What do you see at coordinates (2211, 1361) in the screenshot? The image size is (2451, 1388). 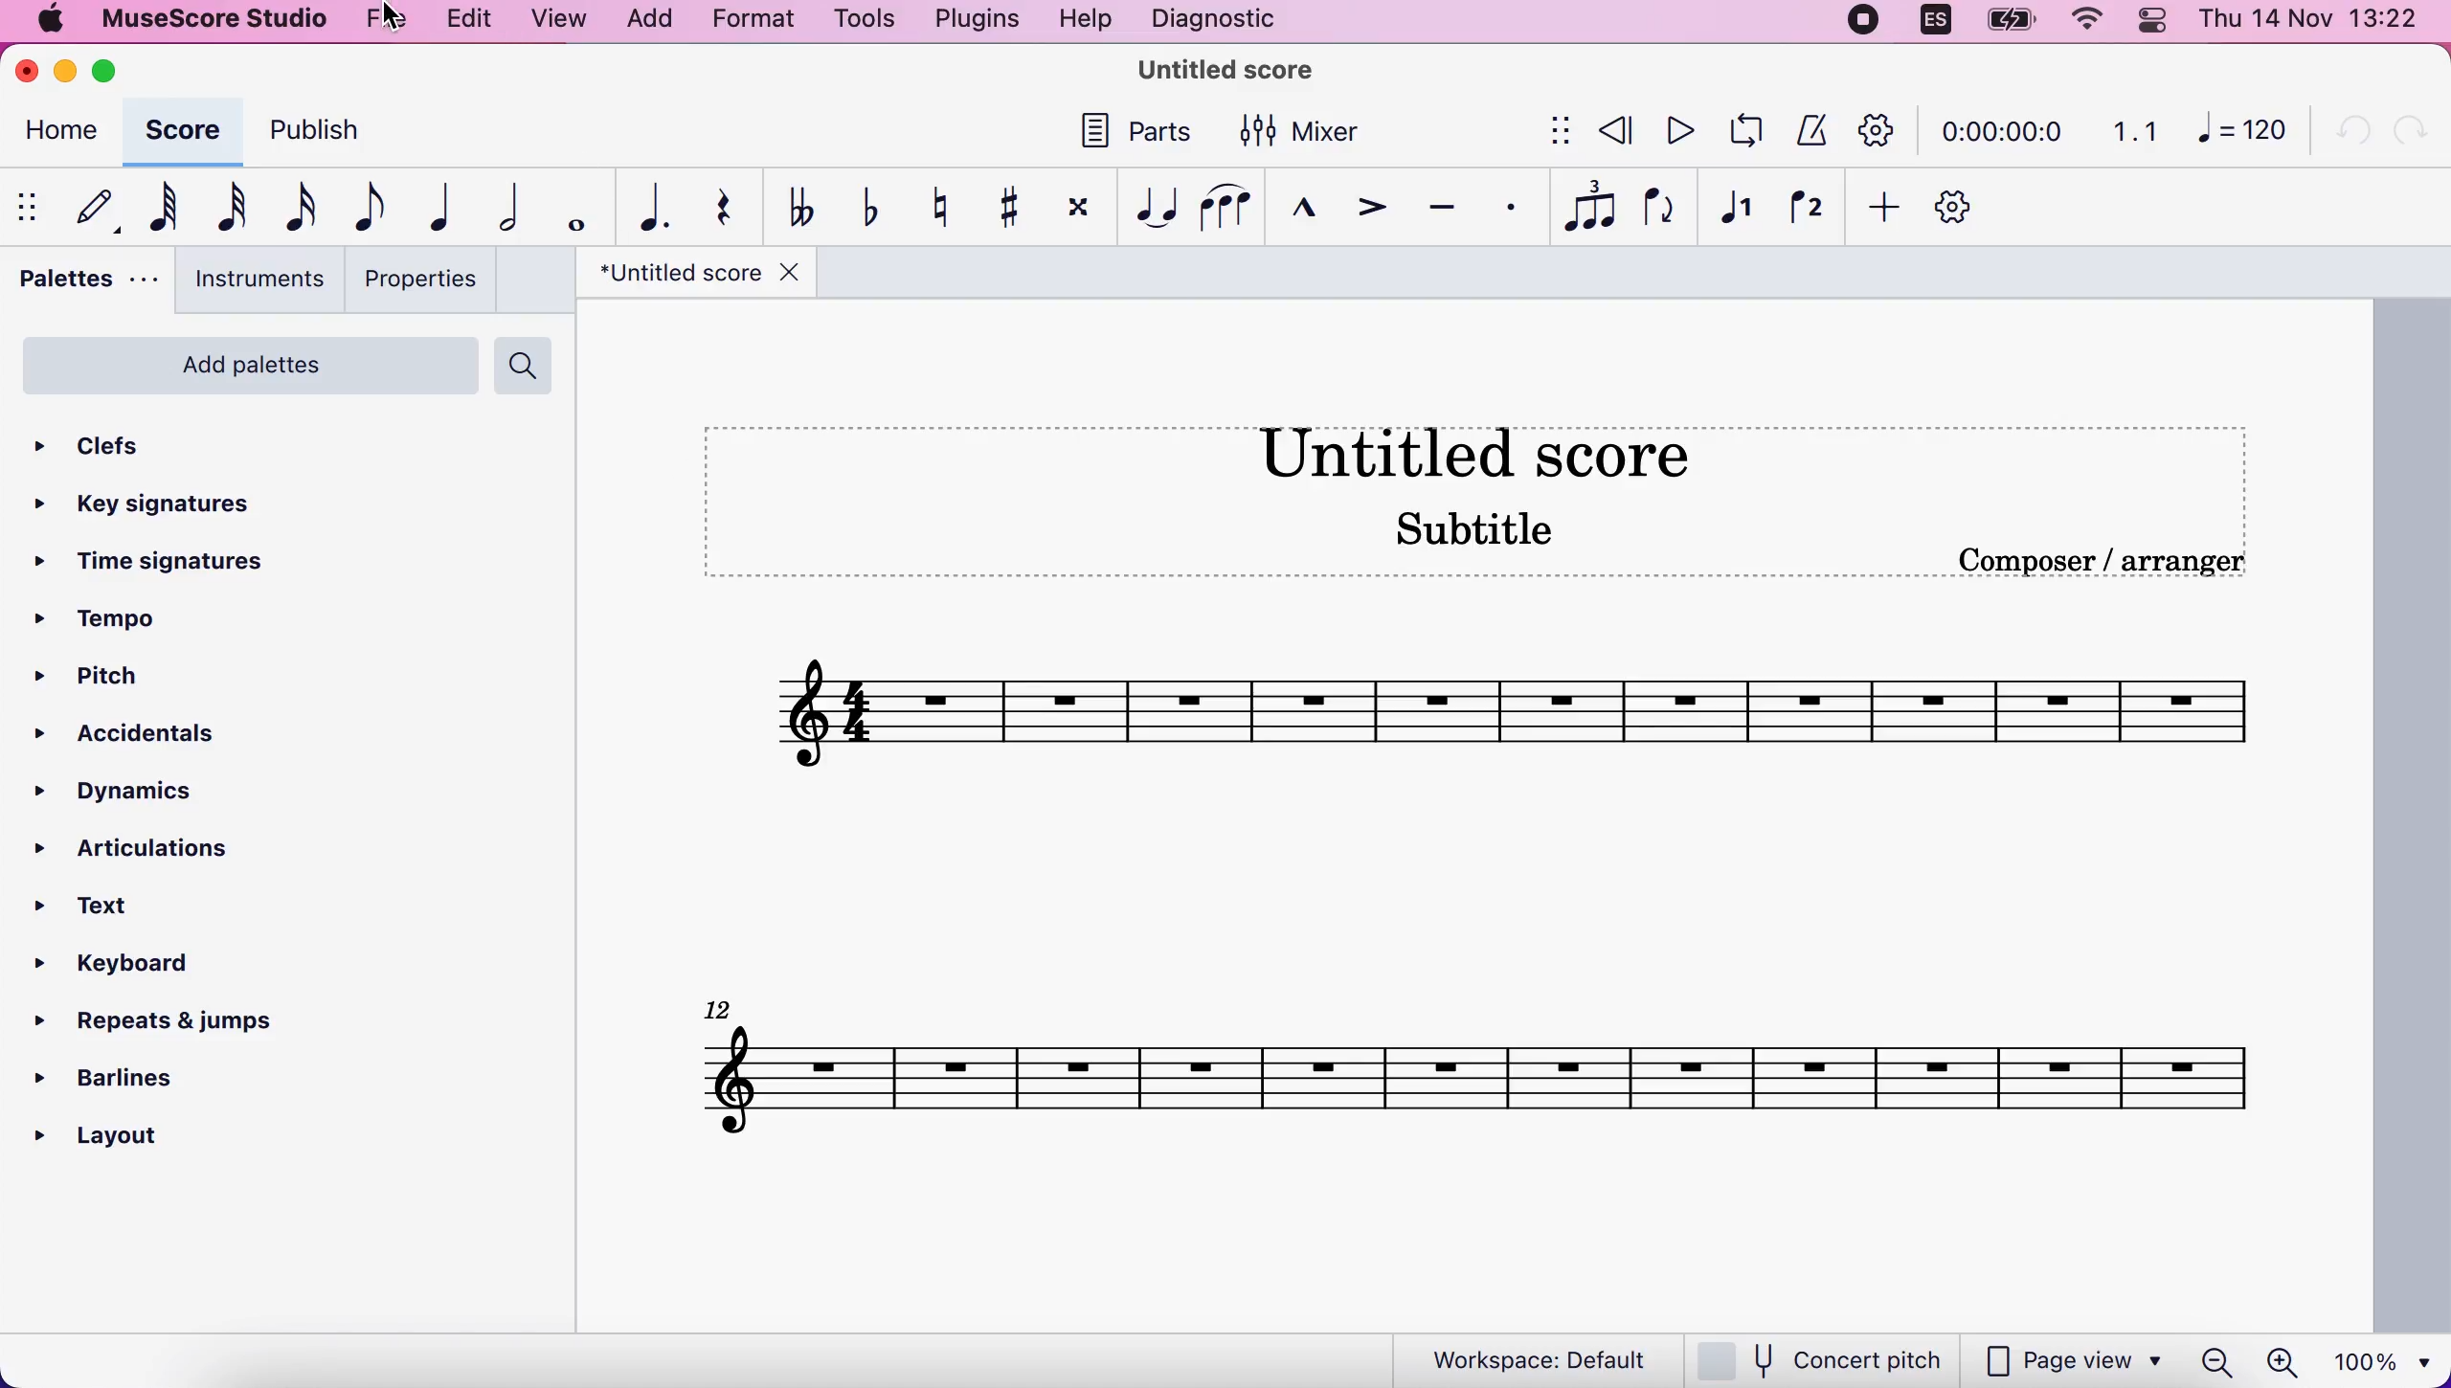 I see `zoom out` at bounding box center [2211, 1361].